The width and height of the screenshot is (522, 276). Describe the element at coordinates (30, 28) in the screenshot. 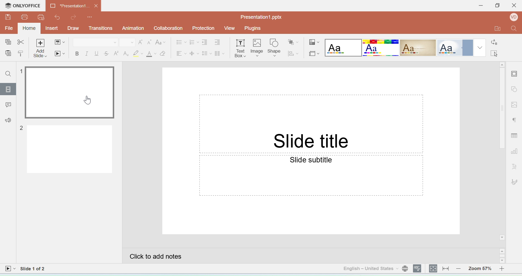

I see `Home` at that location.